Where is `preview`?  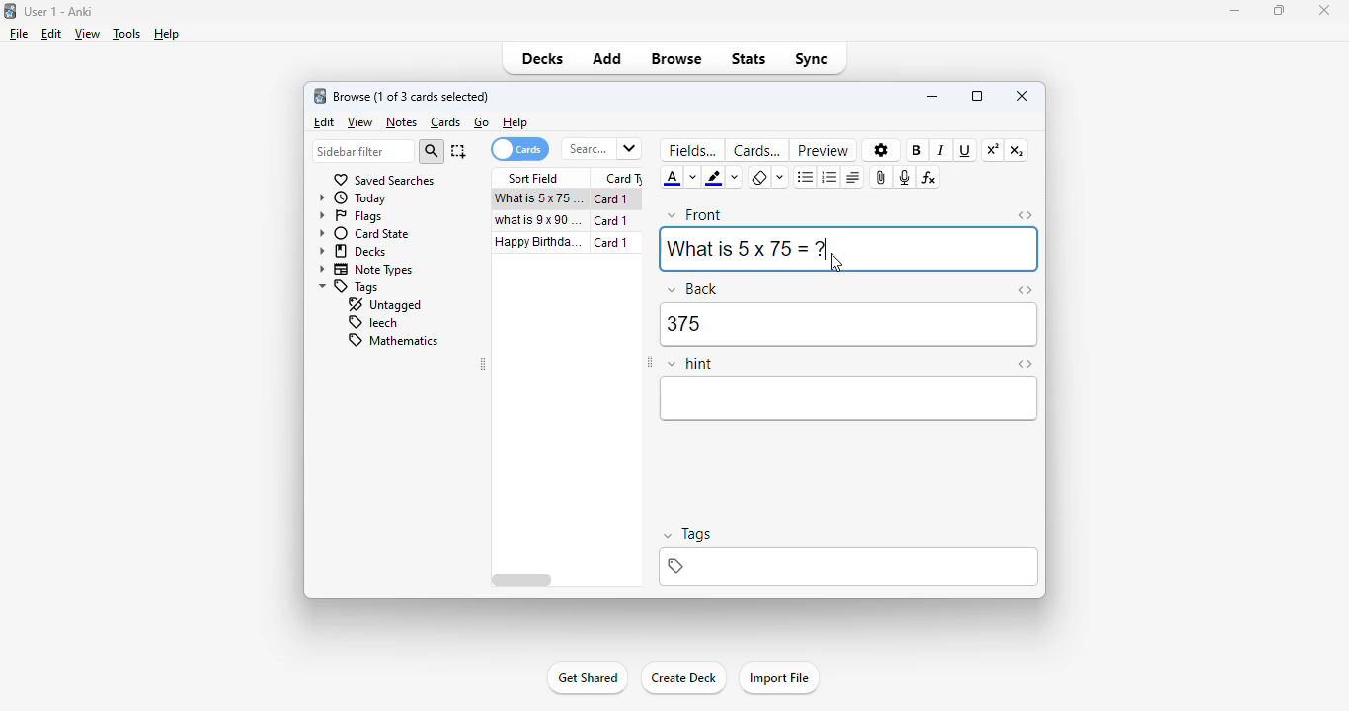 preview is located at coordinates (825, 150).